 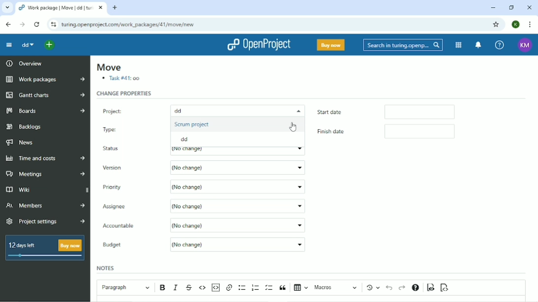 What do you see at coordinates (429, 132) in the screenshot?
I see `empty box` at bounding box center [429, 132].